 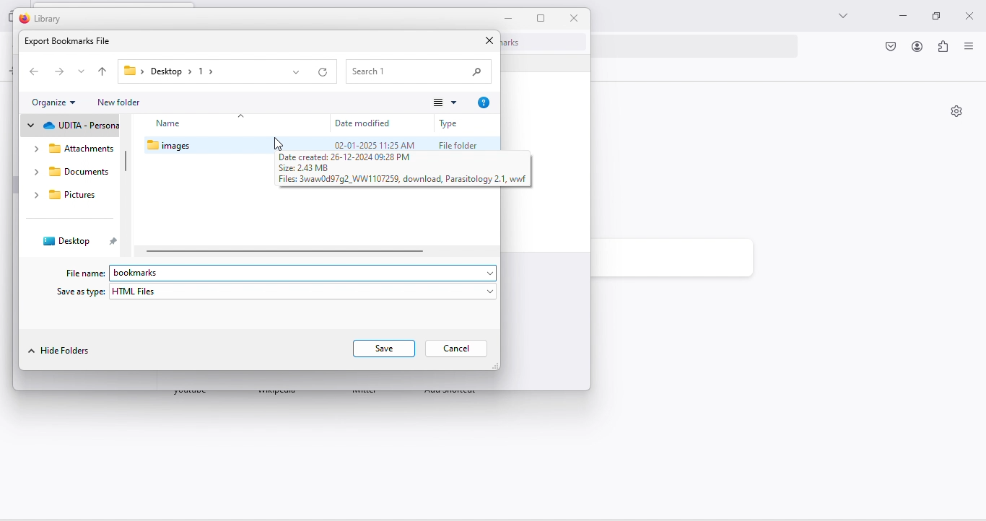 What do you see at coordinates (943, 48) in the screenshot?
I see `extension` at bounding box center [943, 48].